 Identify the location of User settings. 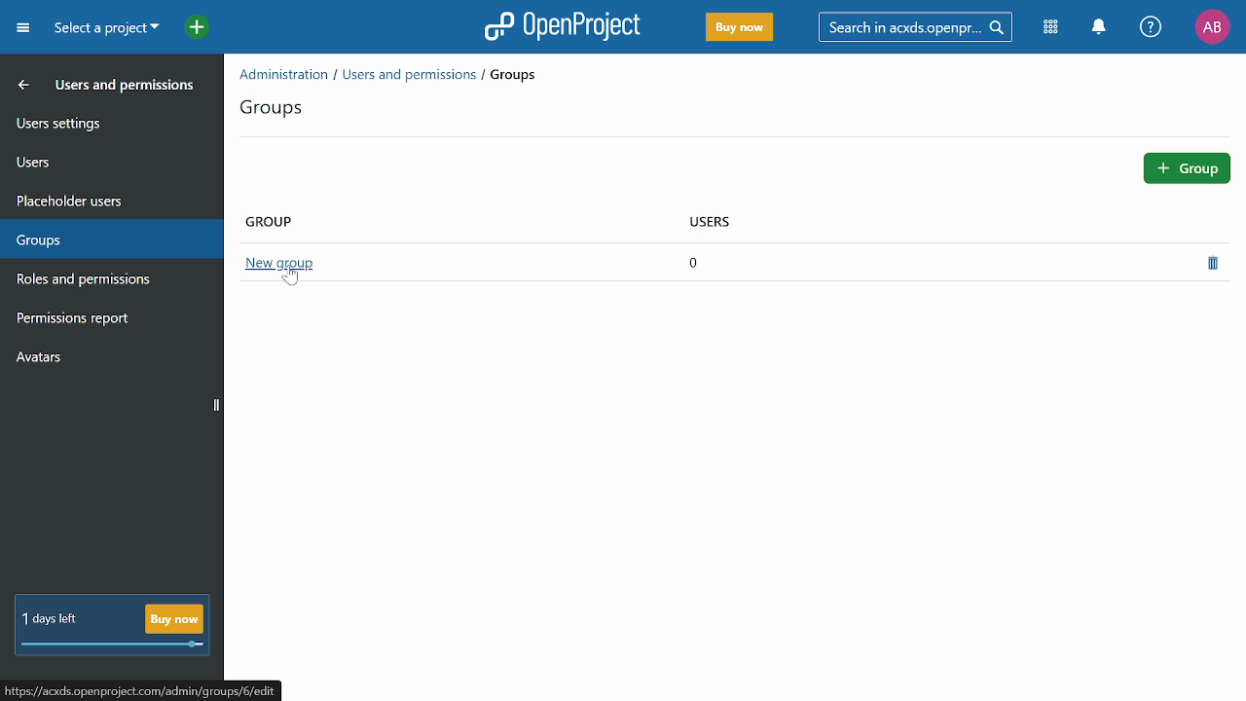
(110, 122).